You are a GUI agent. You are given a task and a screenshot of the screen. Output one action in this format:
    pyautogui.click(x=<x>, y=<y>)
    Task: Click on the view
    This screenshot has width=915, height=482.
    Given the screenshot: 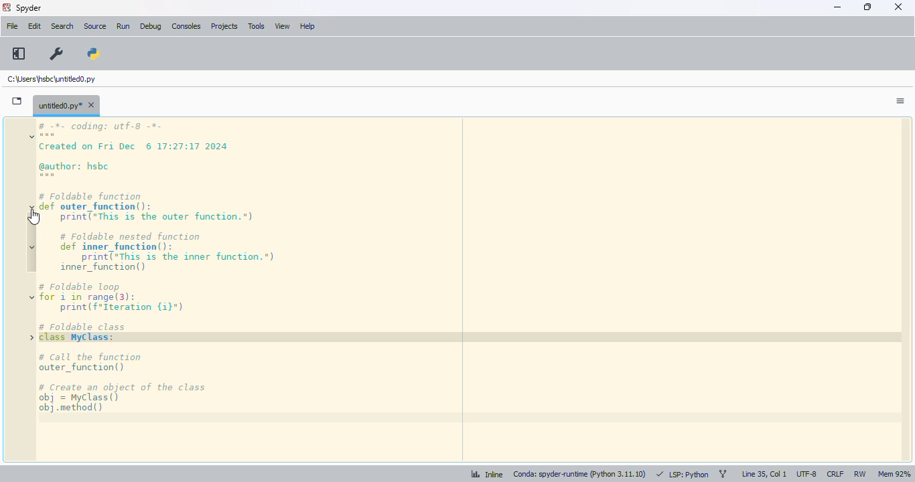 What is the action you would take?
    pyautogui.click(x=283, y=26)
    